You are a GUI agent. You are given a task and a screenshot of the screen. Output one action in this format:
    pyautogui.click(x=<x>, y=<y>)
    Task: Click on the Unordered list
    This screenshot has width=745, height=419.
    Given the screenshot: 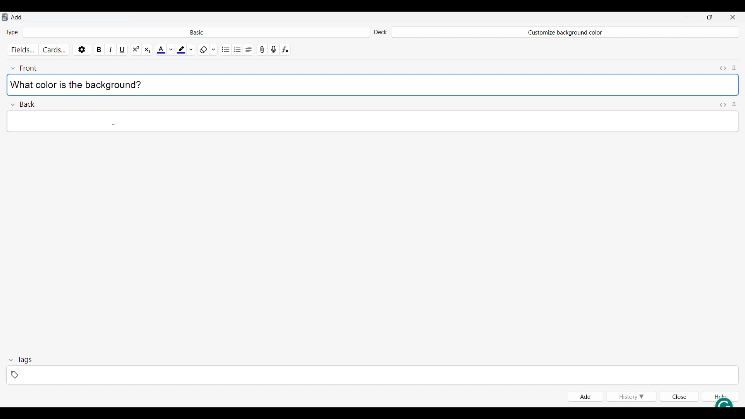 What is the action you would take?
    pyautogui.click(x=226, y=48)
    